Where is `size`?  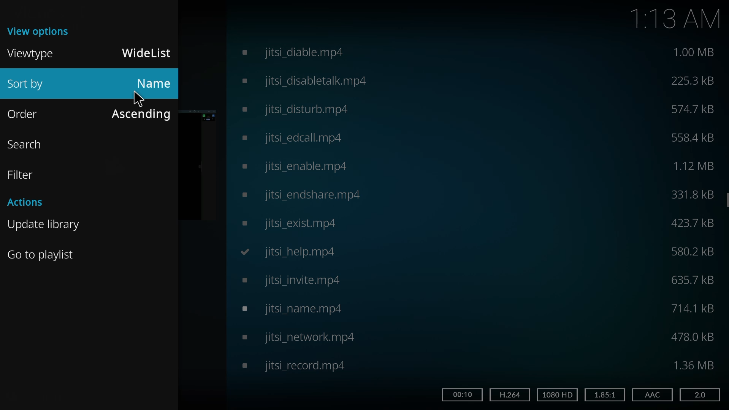 size is located at coordinates (693, 166).